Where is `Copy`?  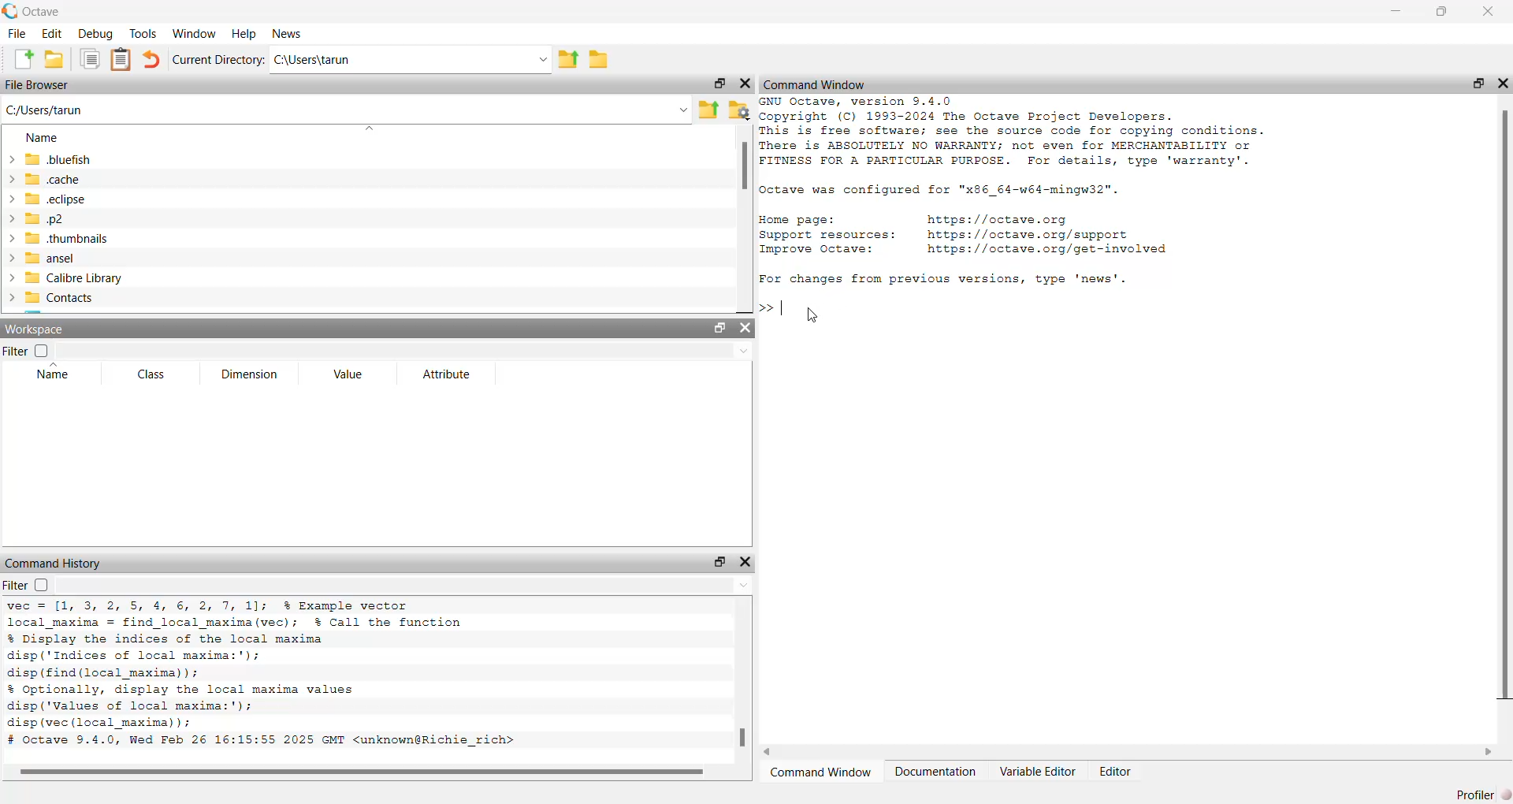
Copy is located at coordinates (89, 59).